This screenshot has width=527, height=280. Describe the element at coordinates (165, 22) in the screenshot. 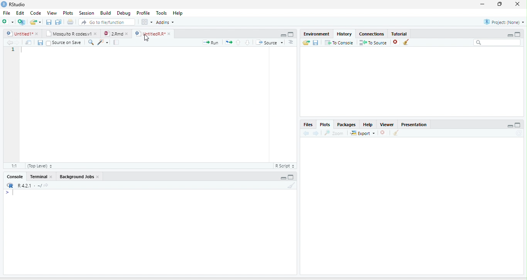

I see `Addins` at that location.